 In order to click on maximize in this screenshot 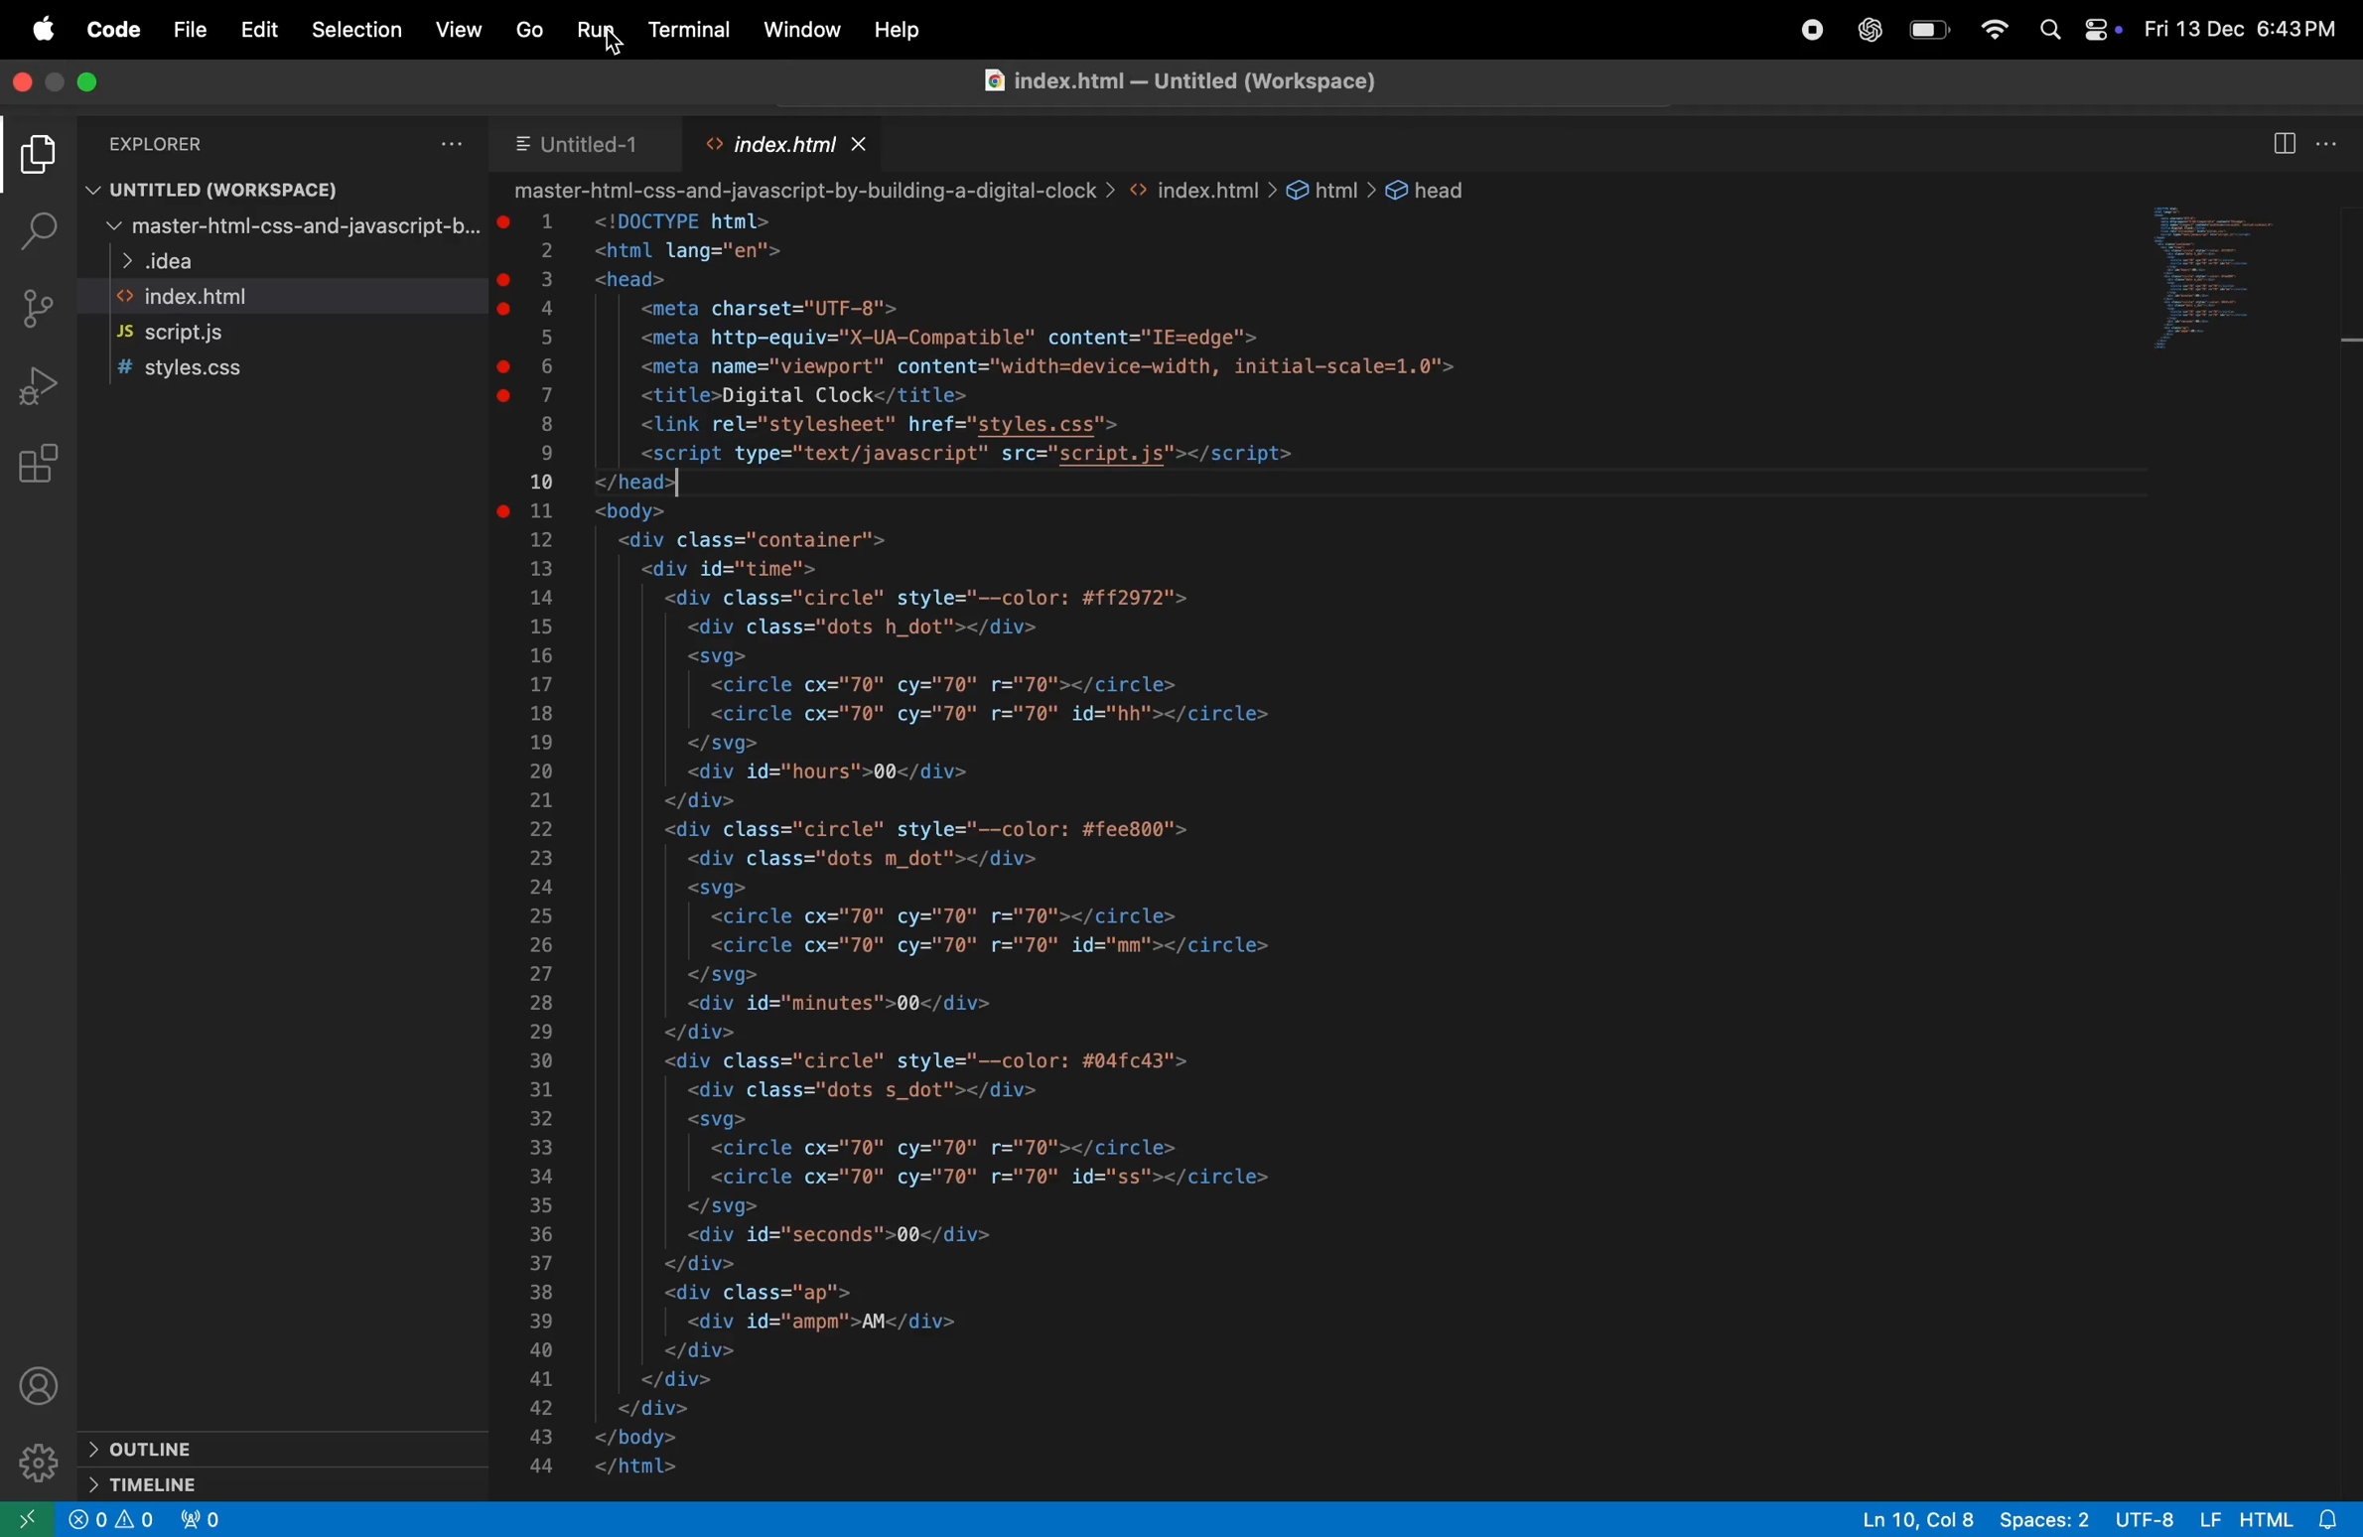, I will do `click(86, 82)`.